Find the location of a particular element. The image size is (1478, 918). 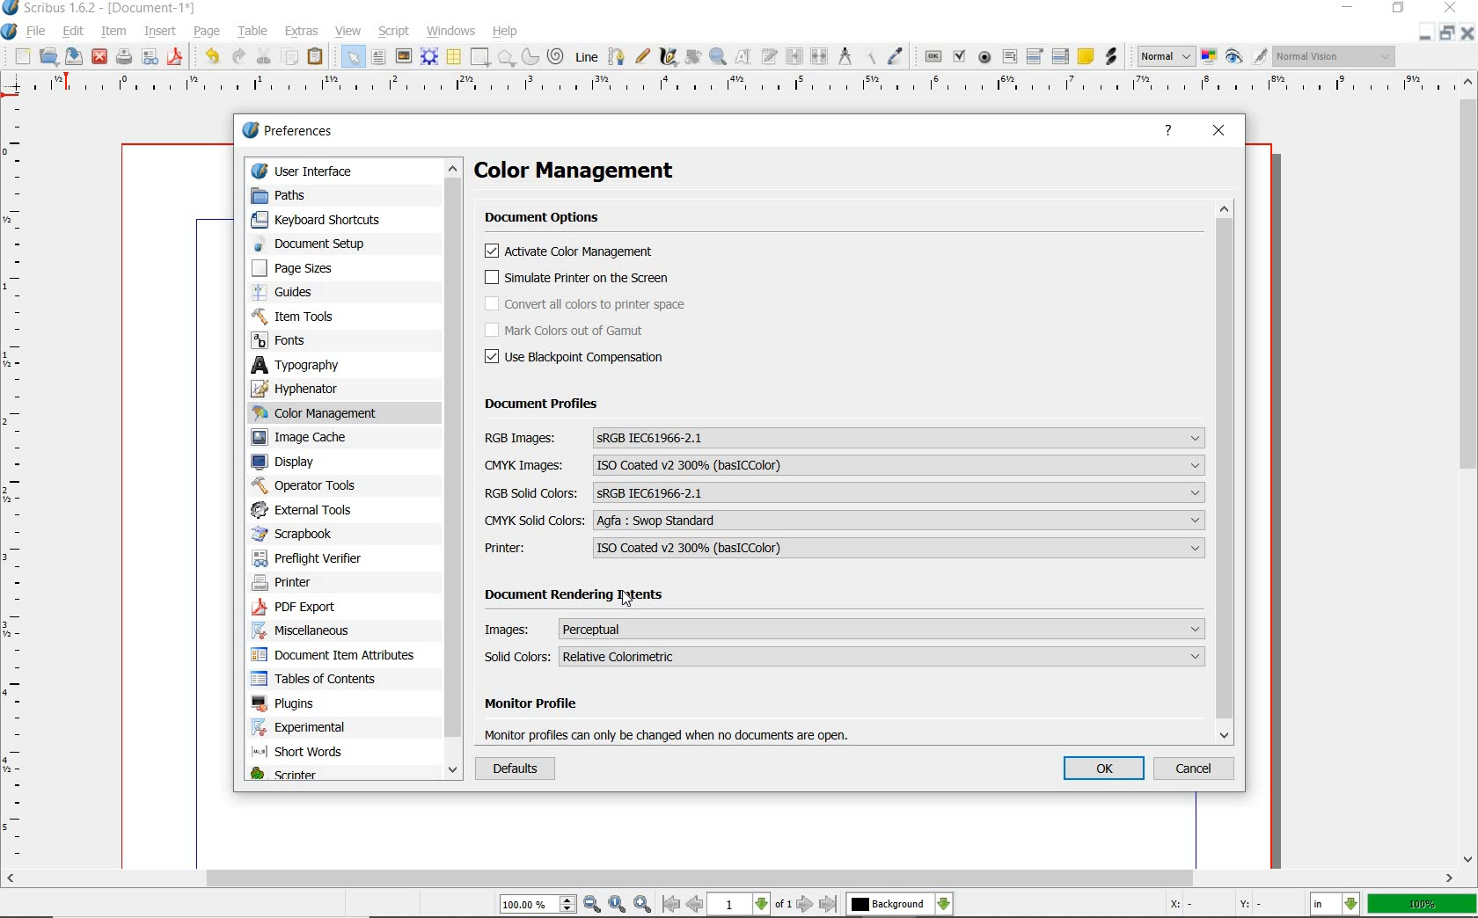

move to next or previous page is located at coordinates (749, 904).